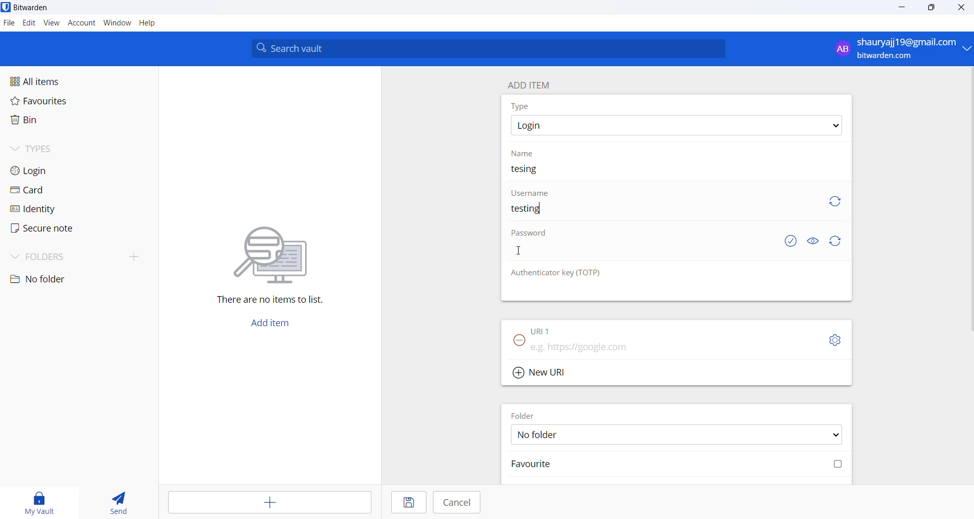 The width and height of the screenshot is (974, 519). Describe the element at coordinates (408, 502) in the screenshot. I see `save` at that location.